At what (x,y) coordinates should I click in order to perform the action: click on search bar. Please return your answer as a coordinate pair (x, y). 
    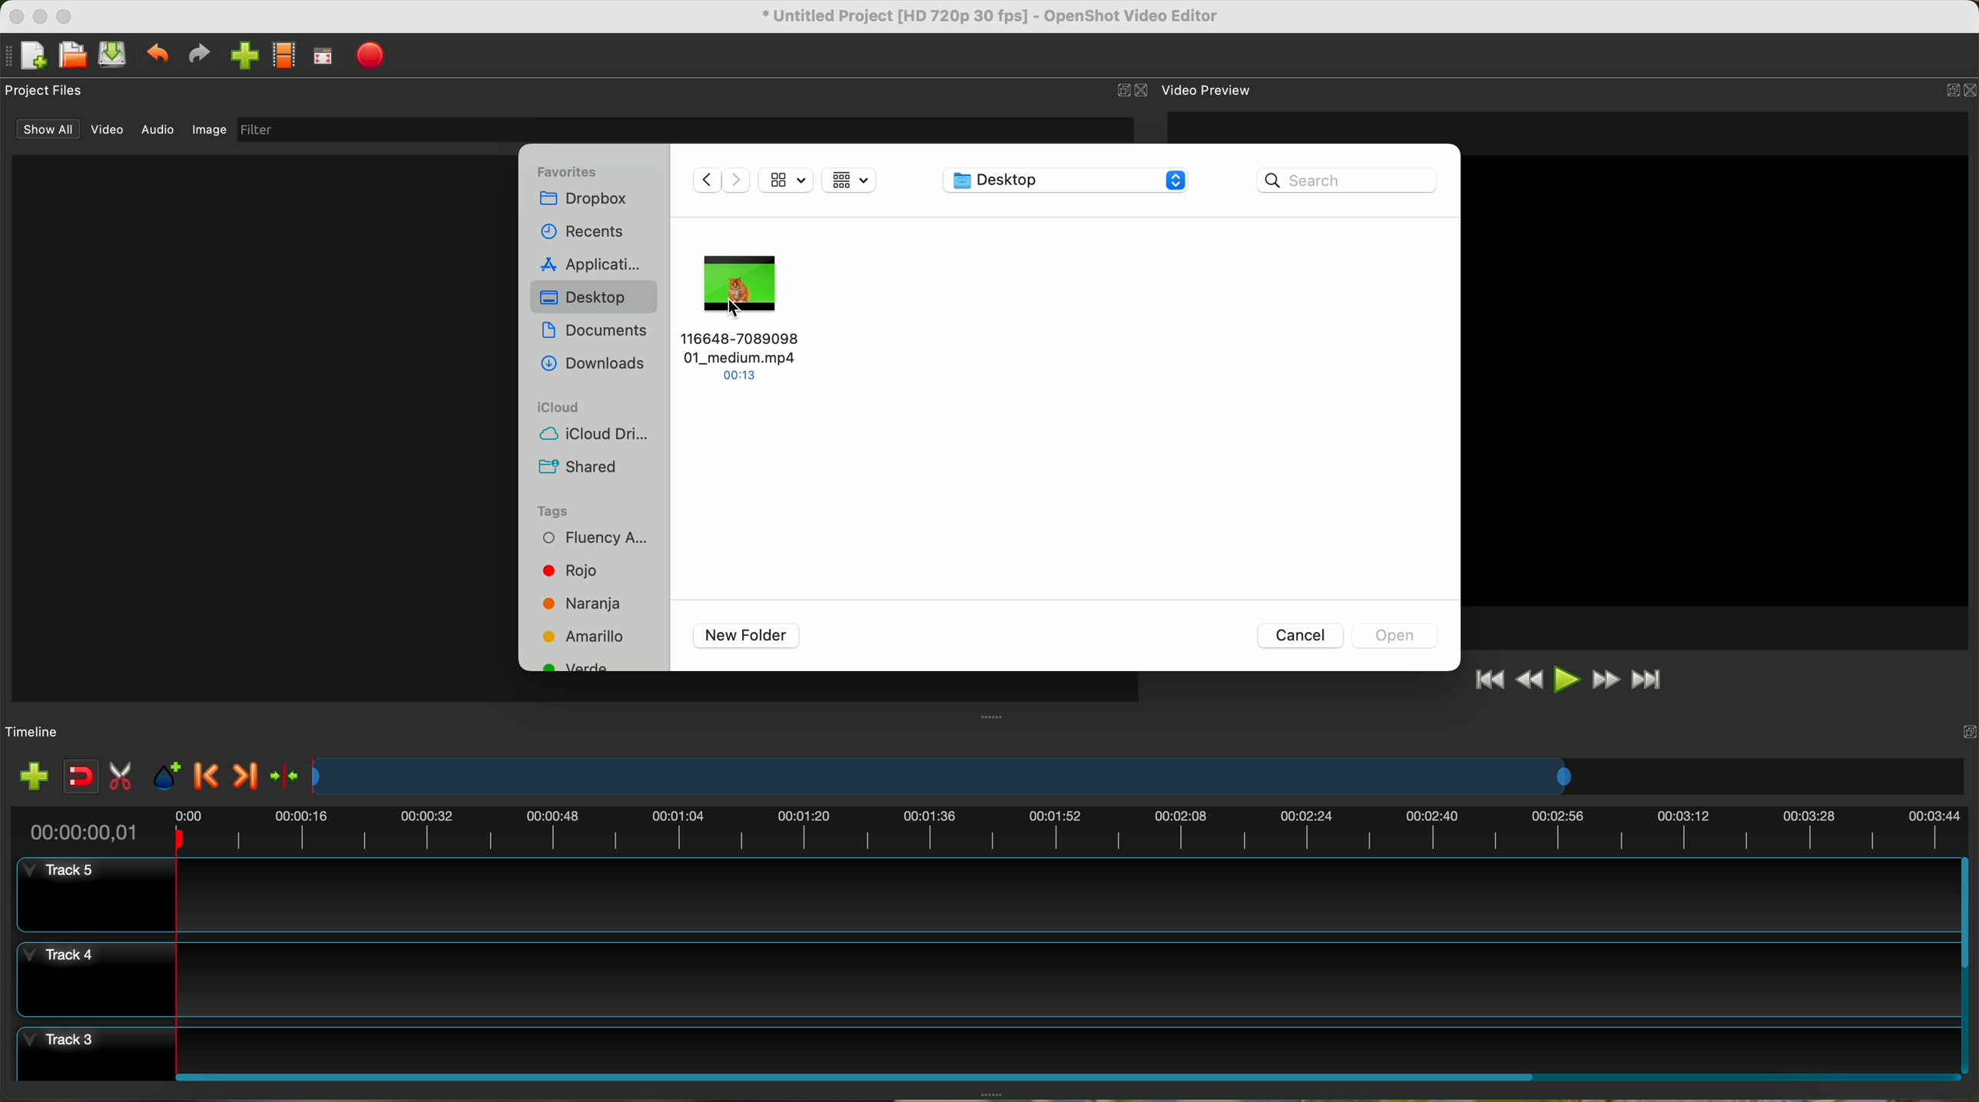
    Looking at the image, I should click on (1352, 179).